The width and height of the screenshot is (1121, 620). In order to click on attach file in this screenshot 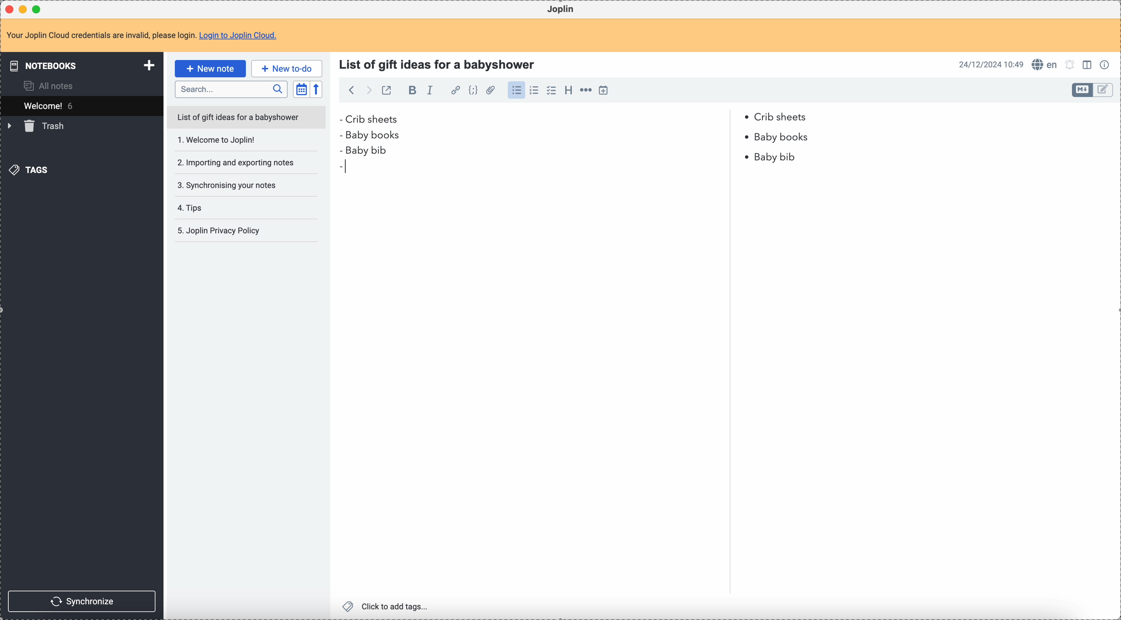, I will do `click(492, 91)`.